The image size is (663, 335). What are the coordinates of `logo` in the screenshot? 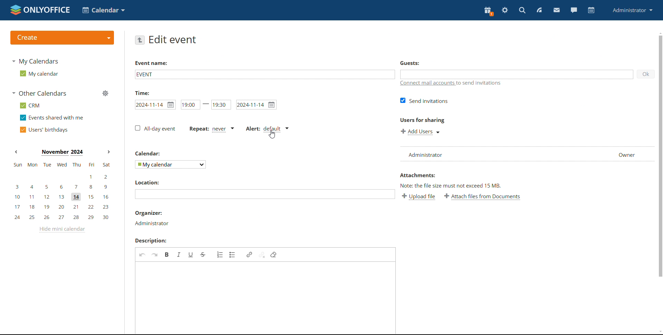 It's located at (39, 10).